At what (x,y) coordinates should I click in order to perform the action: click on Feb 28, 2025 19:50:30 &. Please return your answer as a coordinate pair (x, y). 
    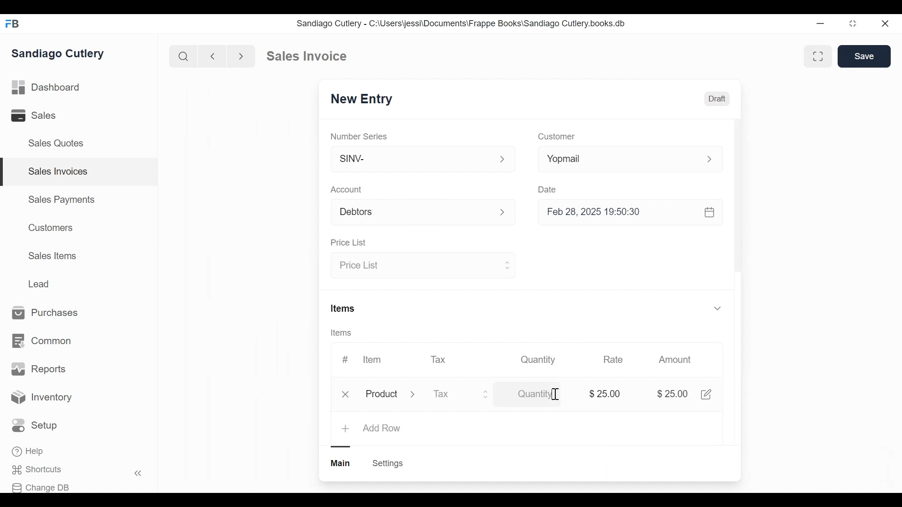
    Looking at the image, I should click on (632, 213).